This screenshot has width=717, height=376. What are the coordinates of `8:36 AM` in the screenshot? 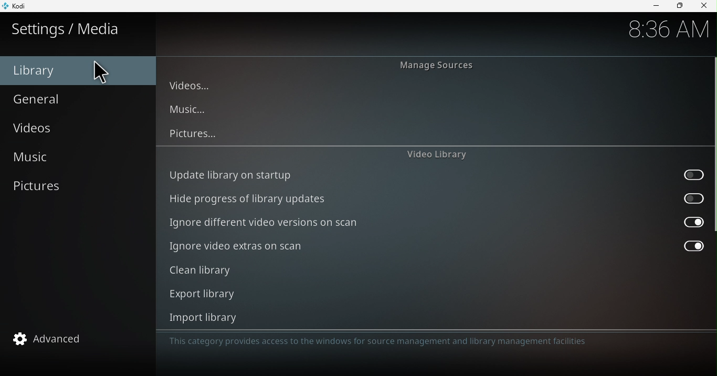 It's located at (665, 30).